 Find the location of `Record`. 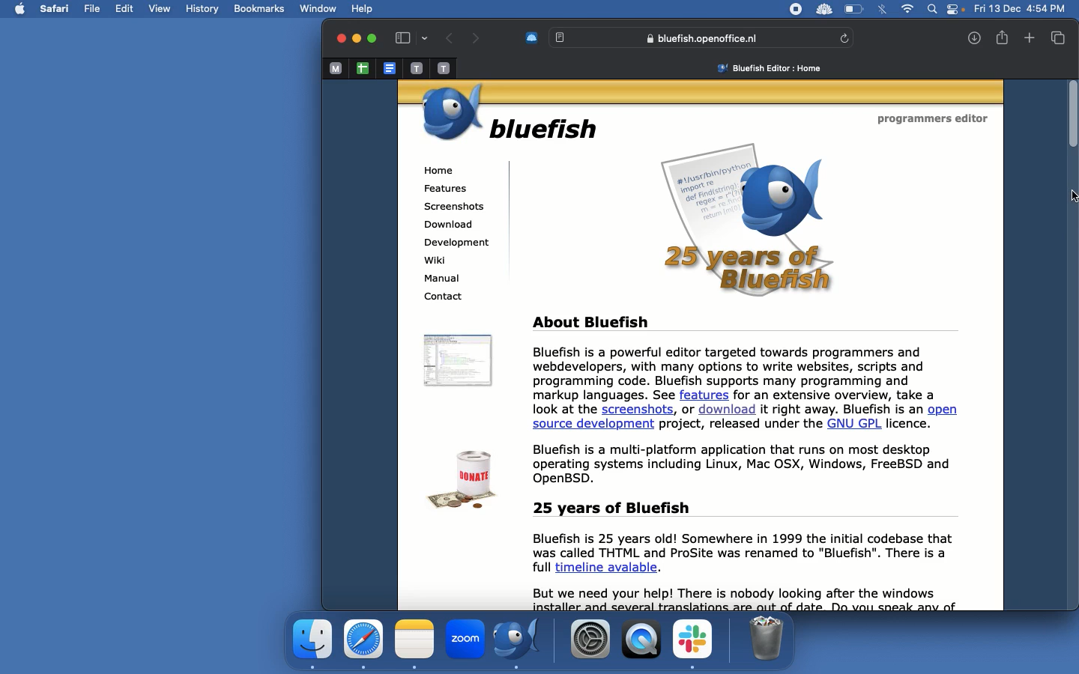

Record is located at coordinates (796, 9).